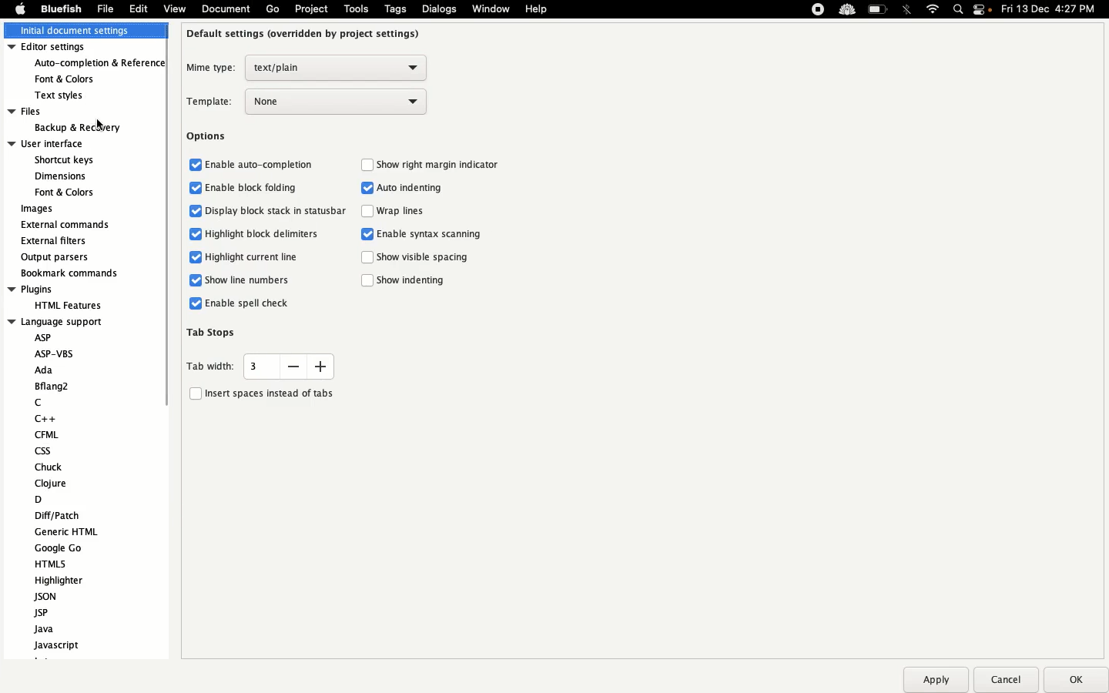 The width and height of the screenshot is (1109, 693). Describe the element at coordinates (879, 9) in the screenshot. I see `Charge` at that location.